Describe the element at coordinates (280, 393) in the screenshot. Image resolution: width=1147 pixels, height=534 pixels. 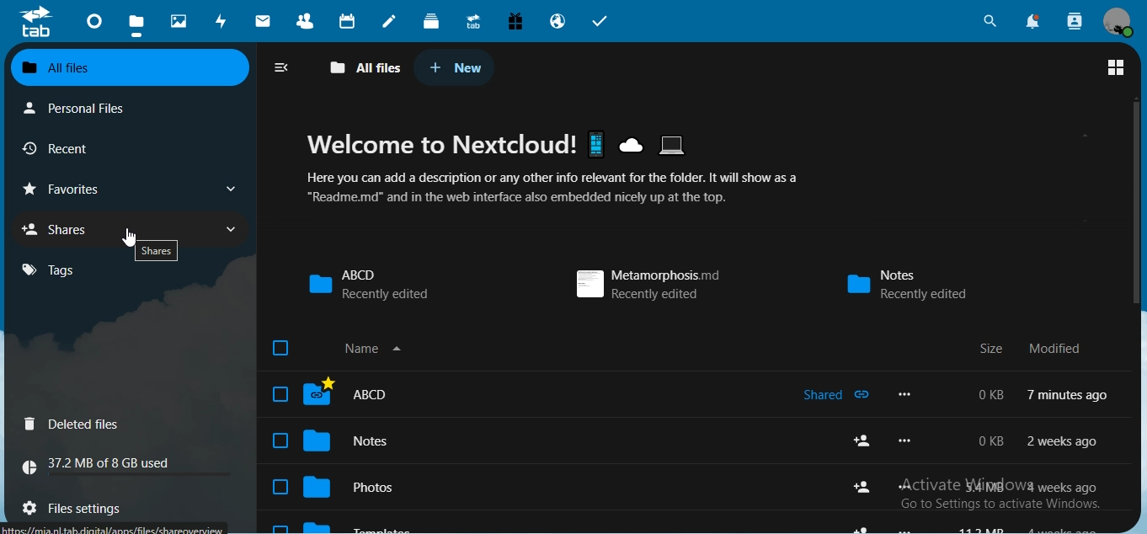
I see `check box` at that location.